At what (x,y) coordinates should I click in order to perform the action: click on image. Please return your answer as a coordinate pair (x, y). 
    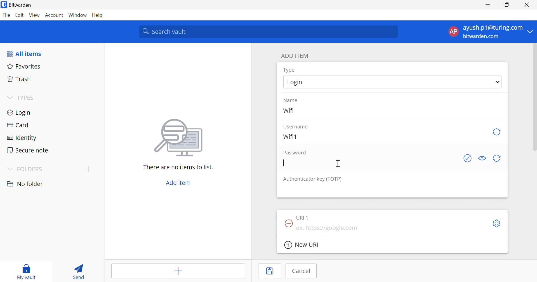
    Looking at the image, I should click on (180, 136).